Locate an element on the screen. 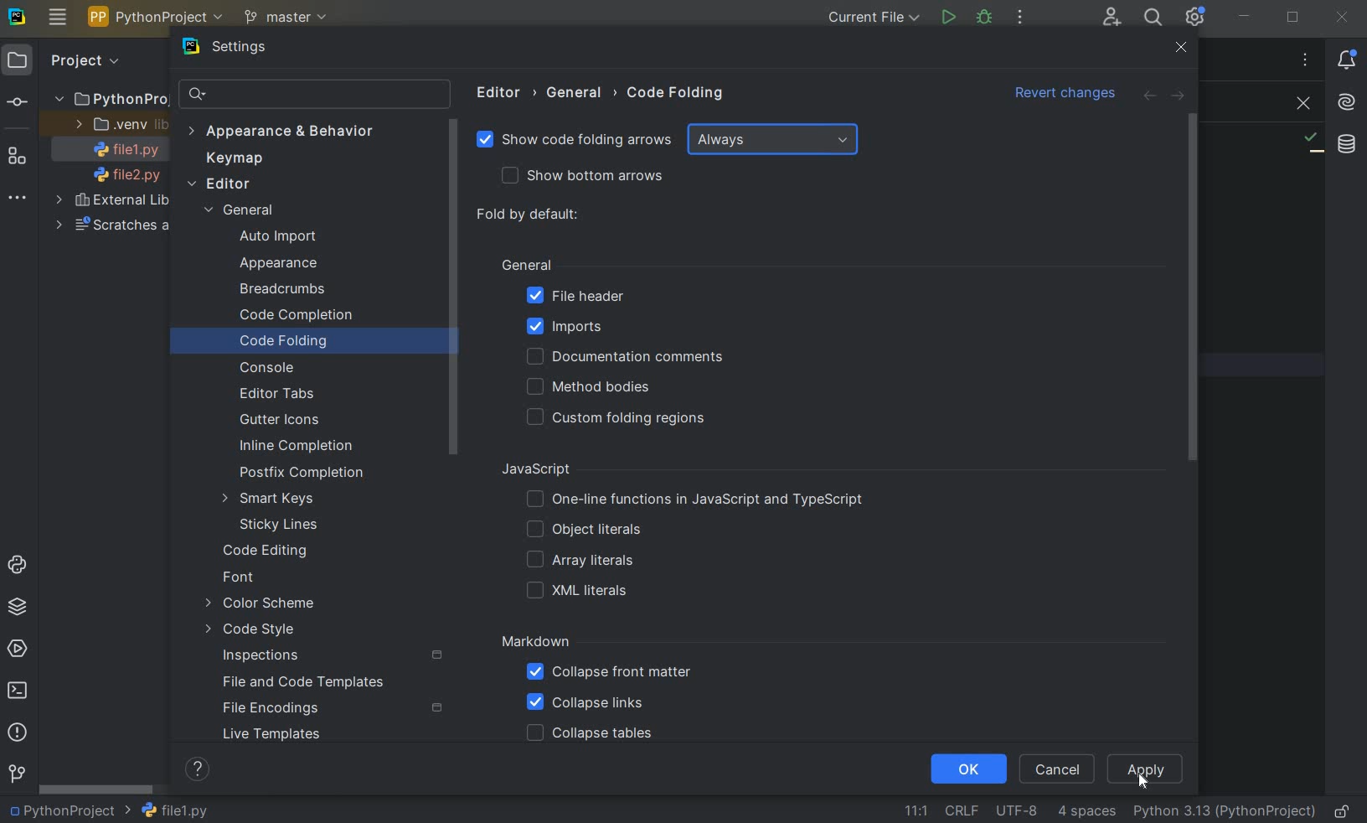 The width and height of the screenshot is (1367, 823). PROBLEMS is located at coordinates (18, 733).